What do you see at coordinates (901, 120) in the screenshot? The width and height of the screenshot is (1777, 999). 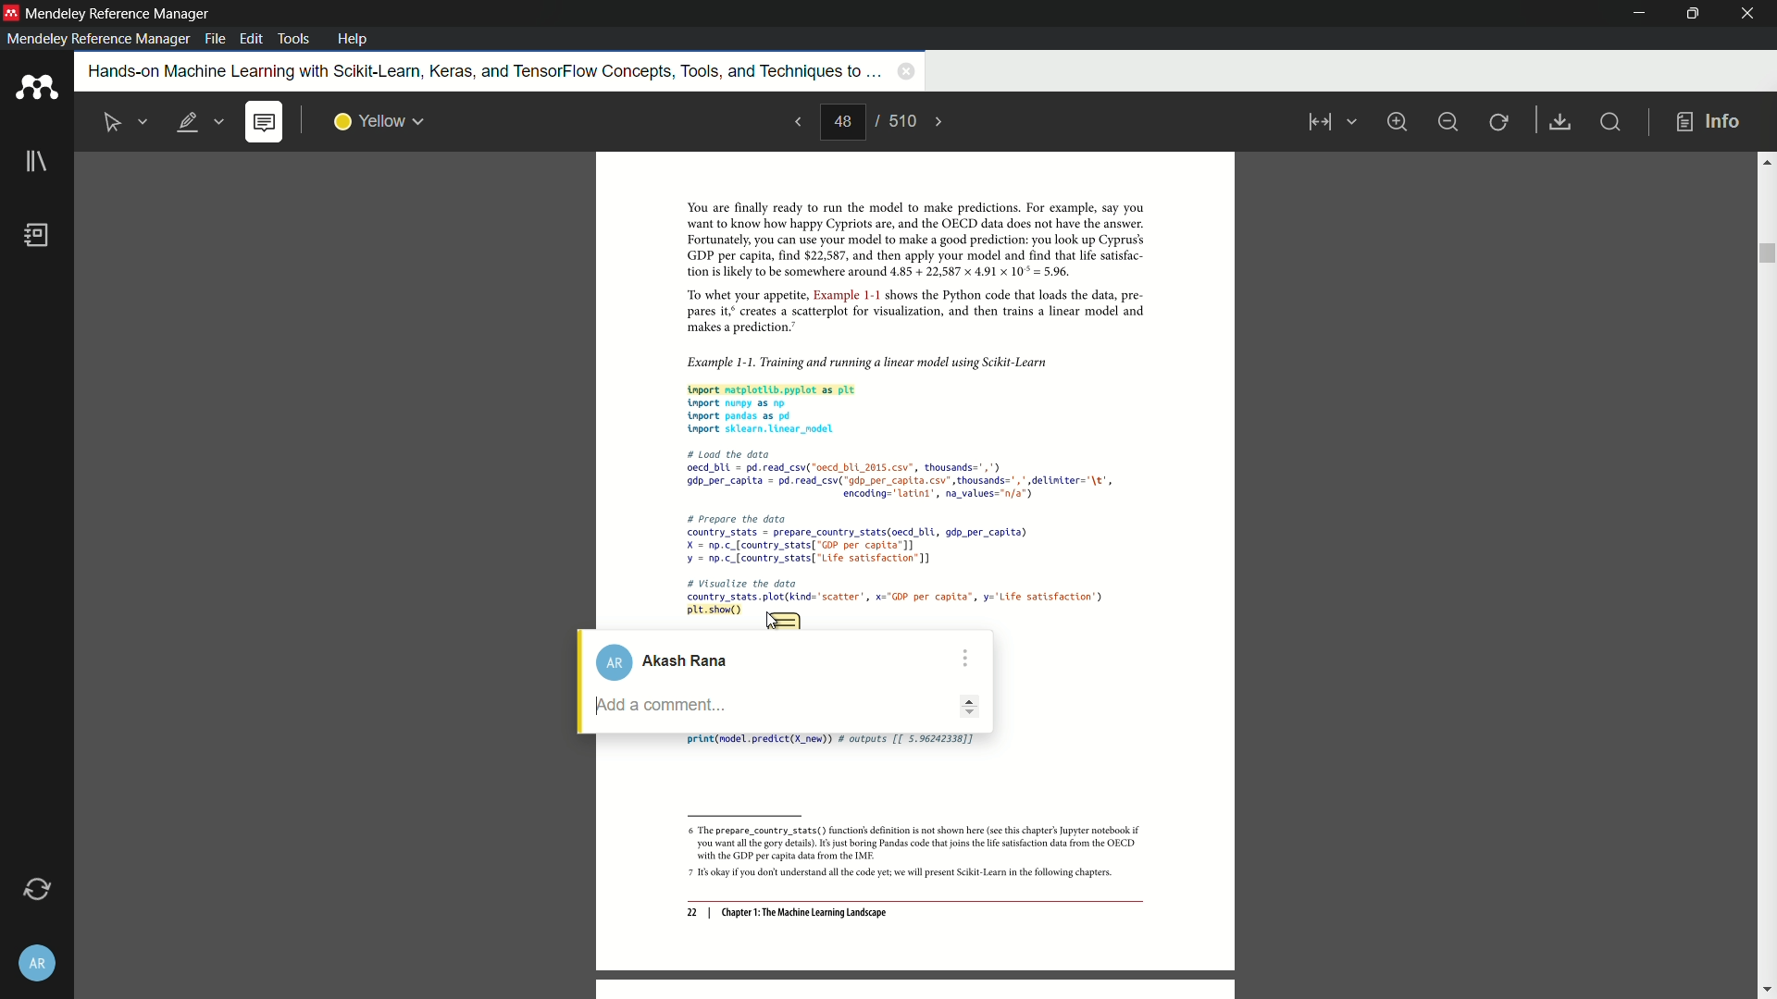 I see `total page` at bounding box center [901, 120].